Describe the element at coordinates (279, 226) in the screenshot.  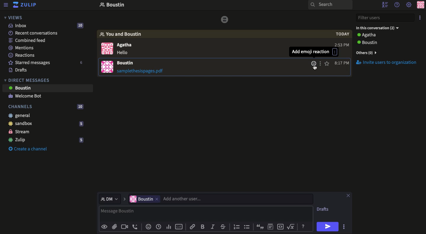
I see `Embed` at that location.